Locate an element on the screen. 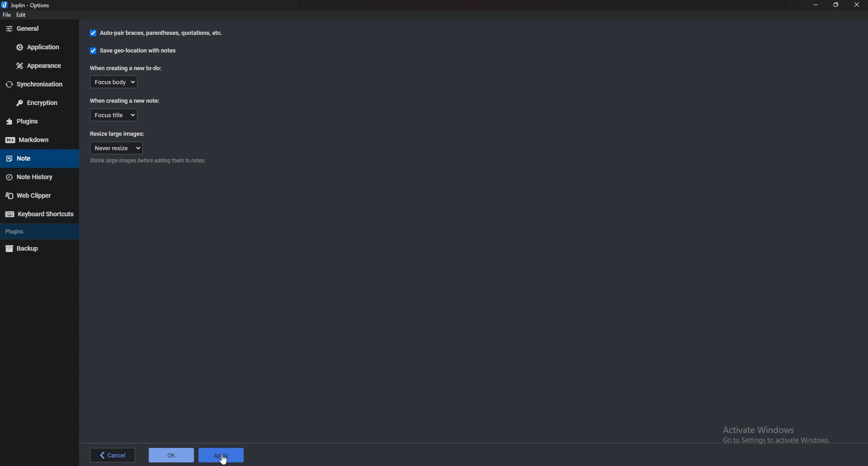 Image resolution: width=868 pixels, height=466 pixels. Appearance is located at coordinates (40, 65).